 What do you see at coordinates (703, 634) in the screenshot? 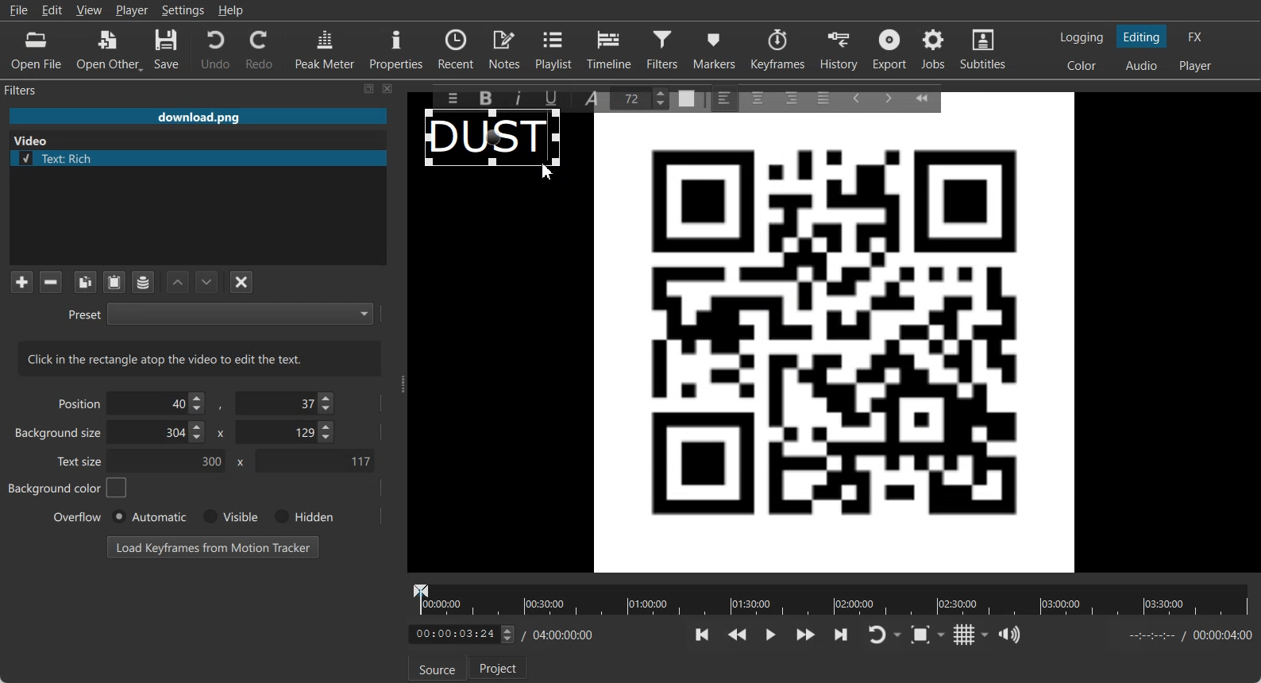
I see `Skip to the previous point` at bounding box center [703, 634].